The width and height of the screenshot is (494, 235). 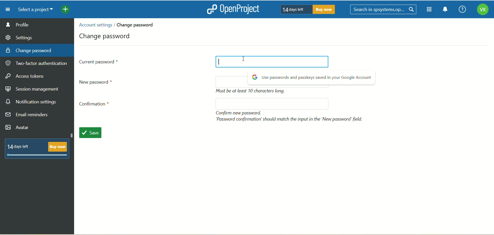 I want to click on save, so click(x=93, y=133).